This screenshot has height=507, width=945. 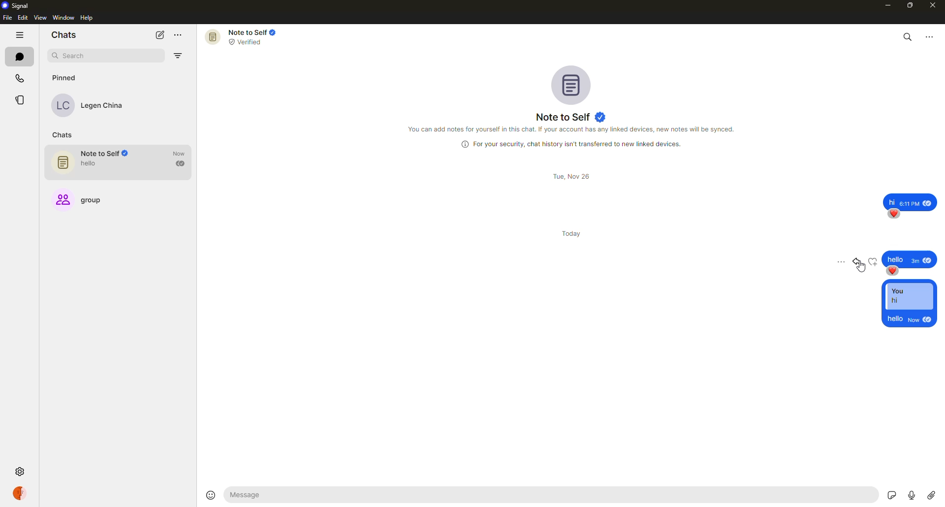 What do you see at coordinates (934, 5) in the screenshot?
I see `close` at bounding box center [934, 5].